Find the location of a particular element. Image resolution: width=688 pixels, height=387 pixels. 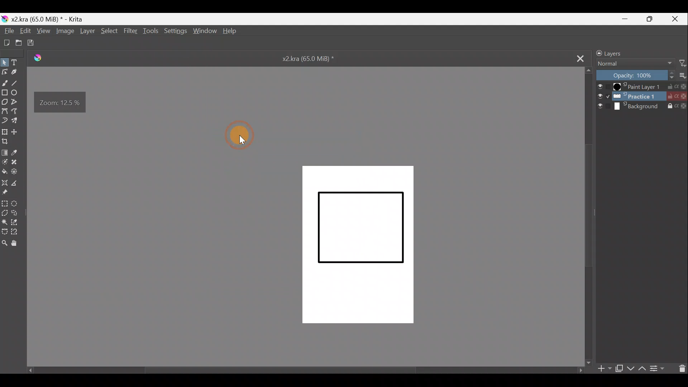

Save is located at coordinates (35, 43).